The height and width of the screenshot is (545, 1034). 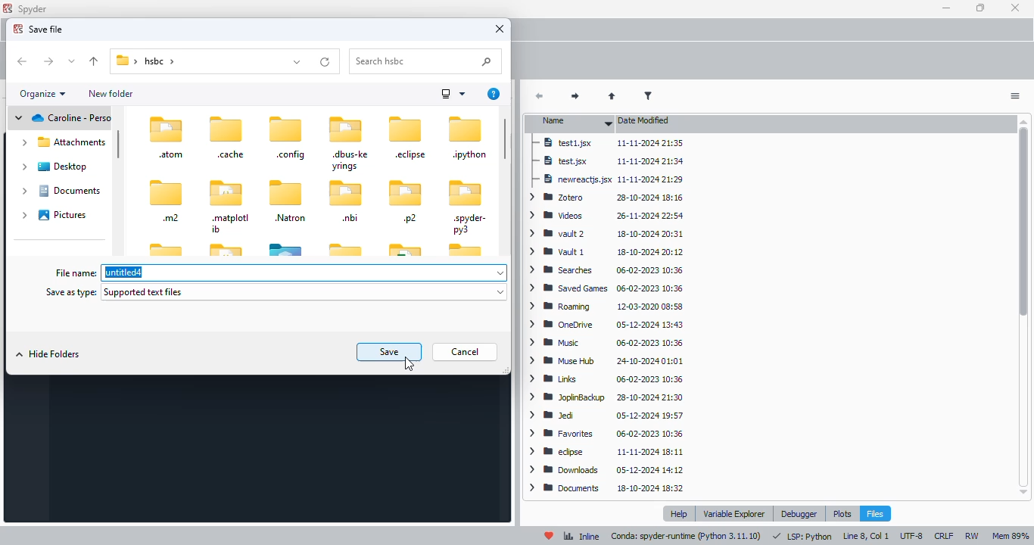 I want to click on .dbus-keyrings, so click(x=351, y=142).